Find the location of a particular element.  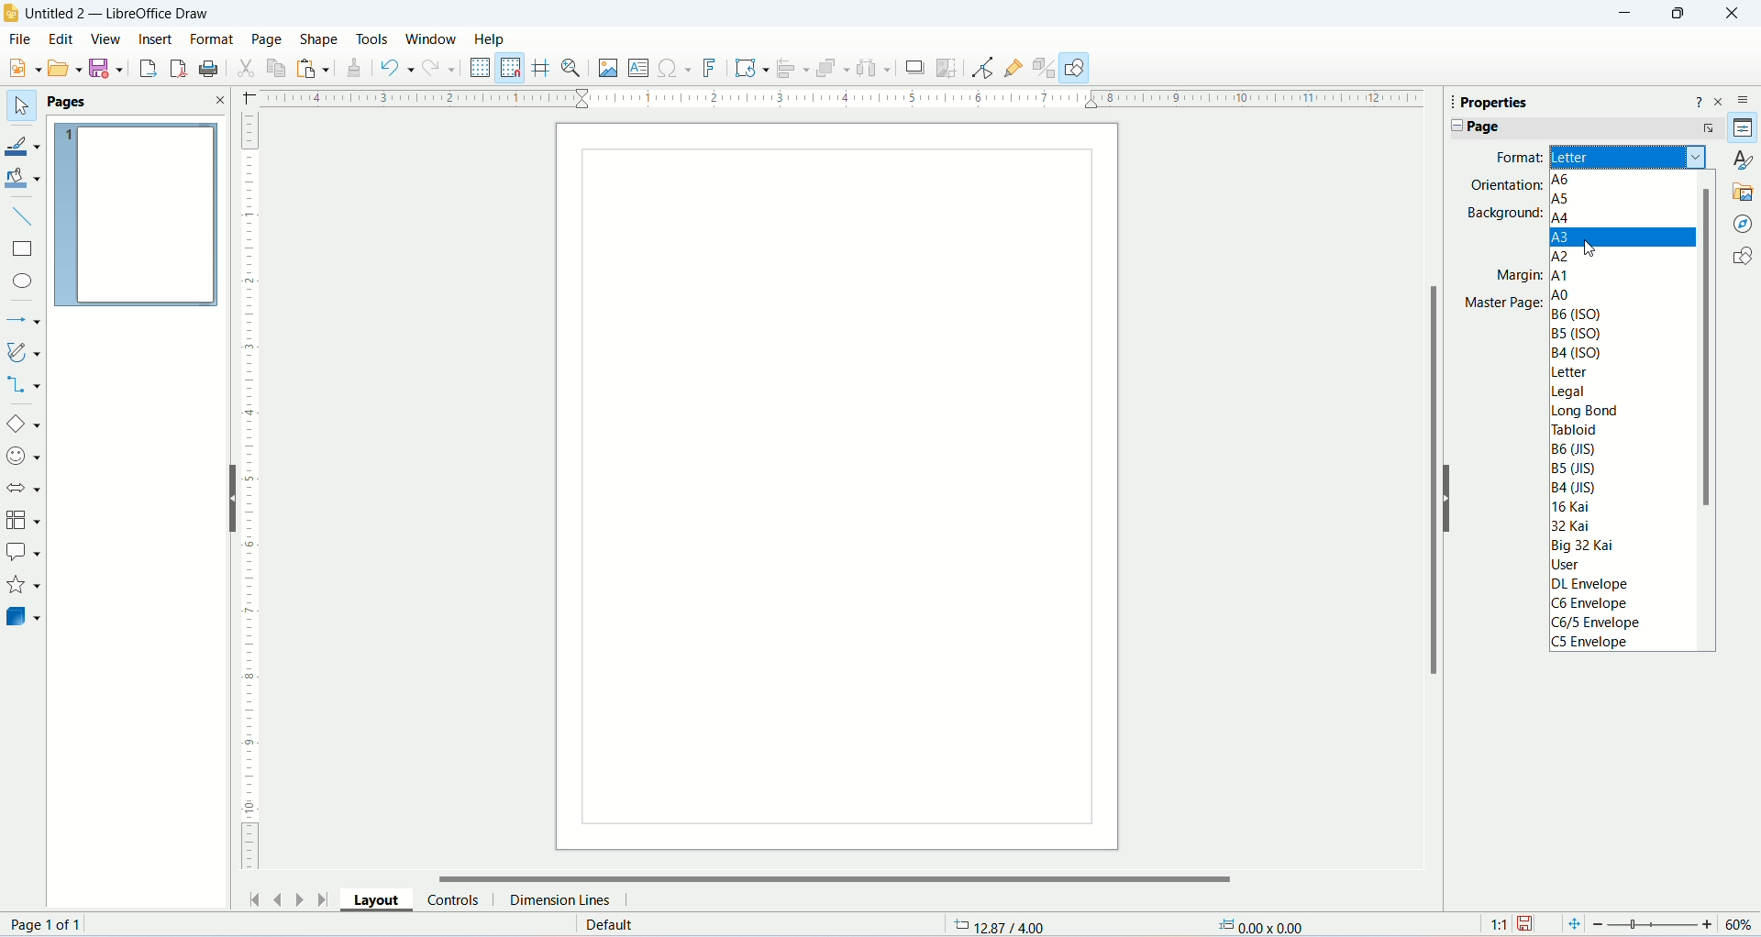

32 kai is located at coordinates (1573, 527).